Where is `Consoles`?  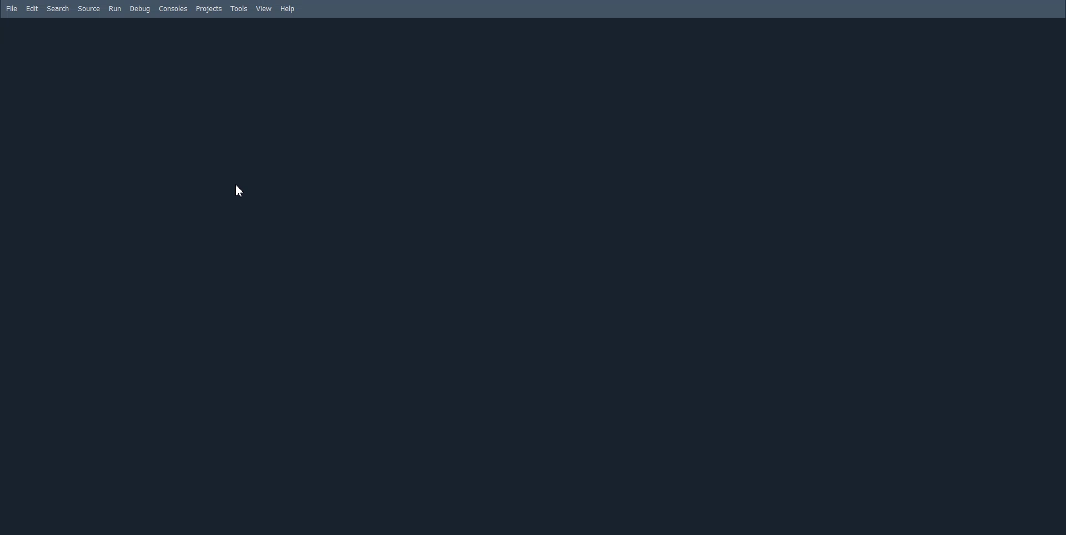 Consoles is located at coordinates (172, 8).